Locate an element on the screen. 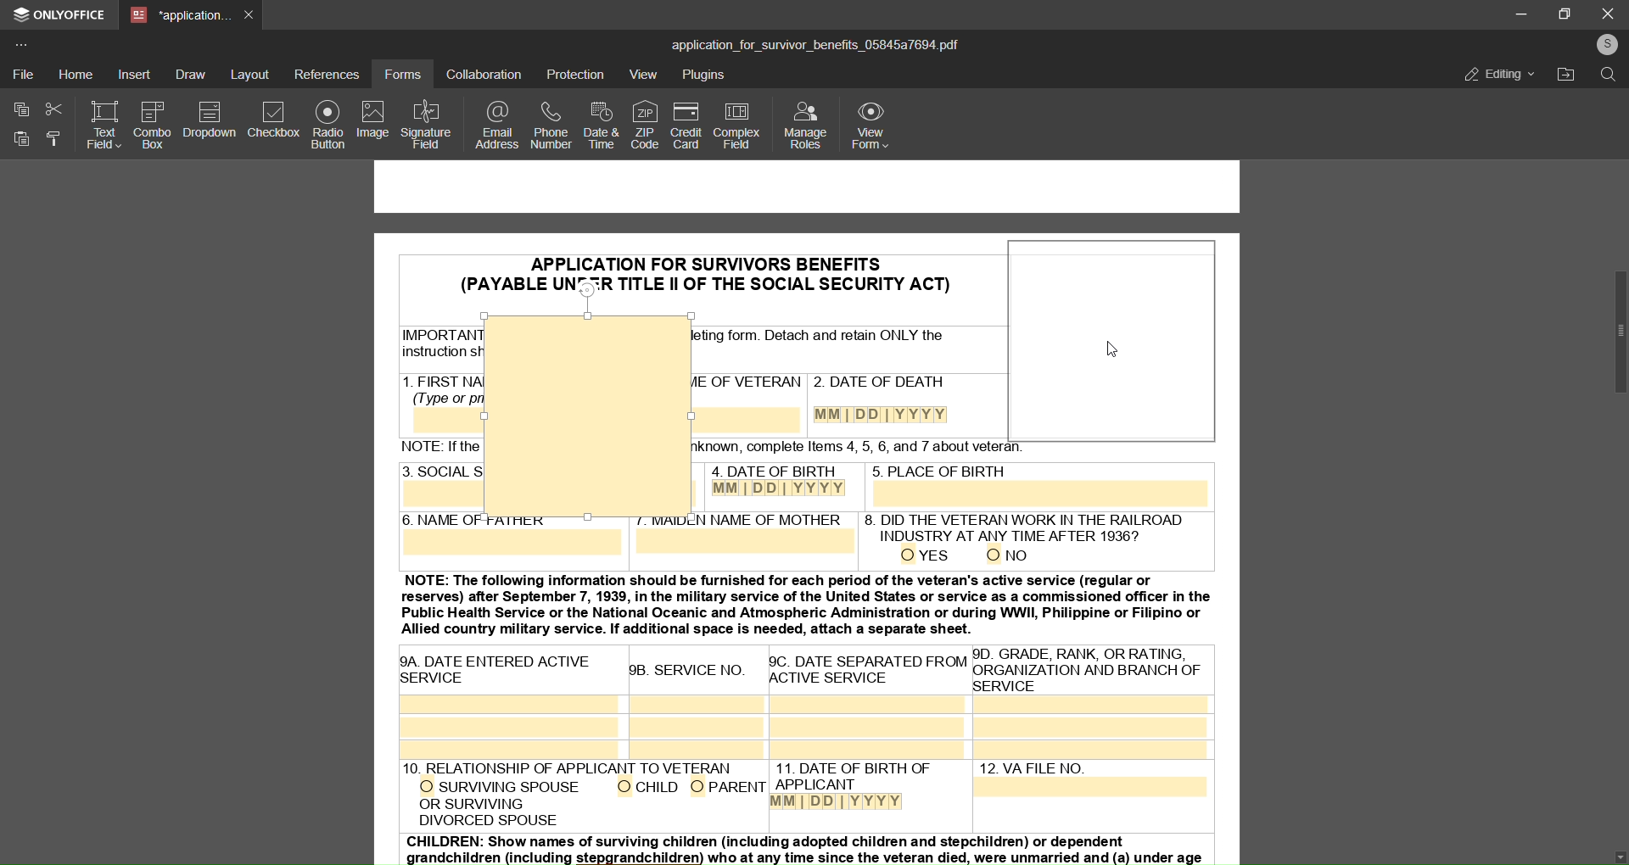 The image size is (1629, 865). up is located at coordinates (1621, 101).